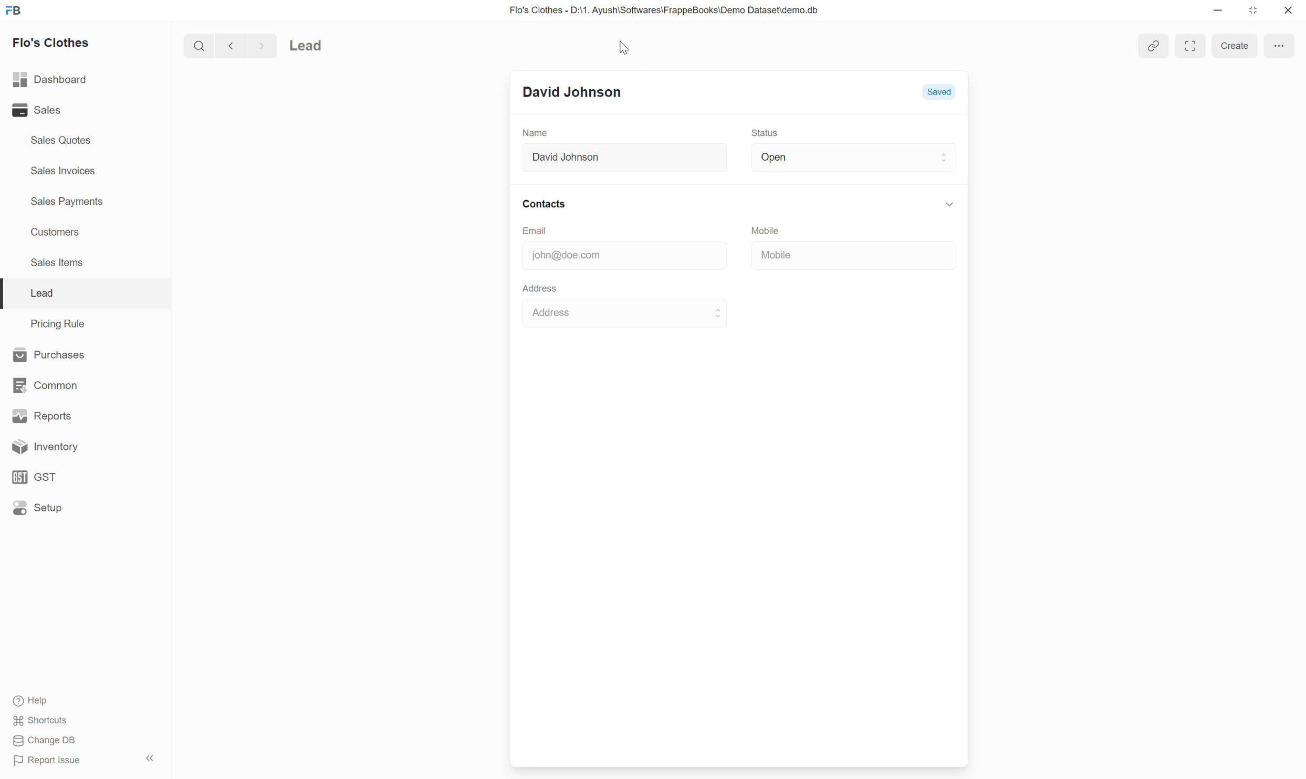  What do you see at coordinates (942, 91) in the screenshot?
I see `Saved` at bounding box center [942, 91].